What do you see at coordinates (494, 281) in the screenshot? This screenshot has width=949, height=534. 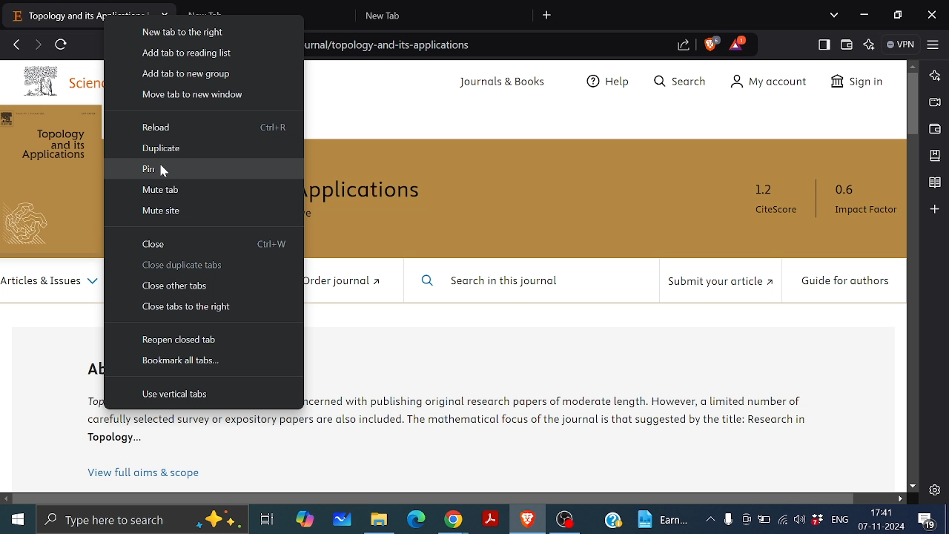 I see `Search in this journal` at bounding box center [494, 281].